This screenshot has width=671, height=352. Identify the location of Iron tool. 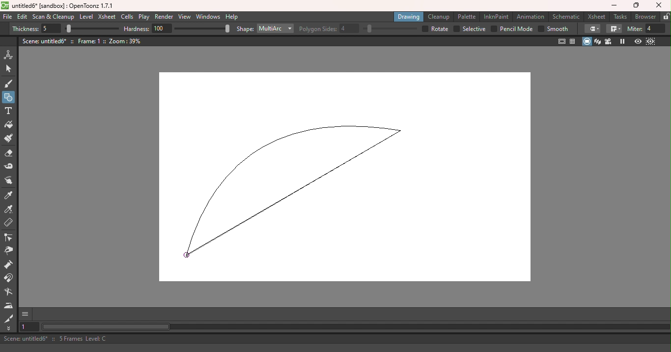
(9, 306).